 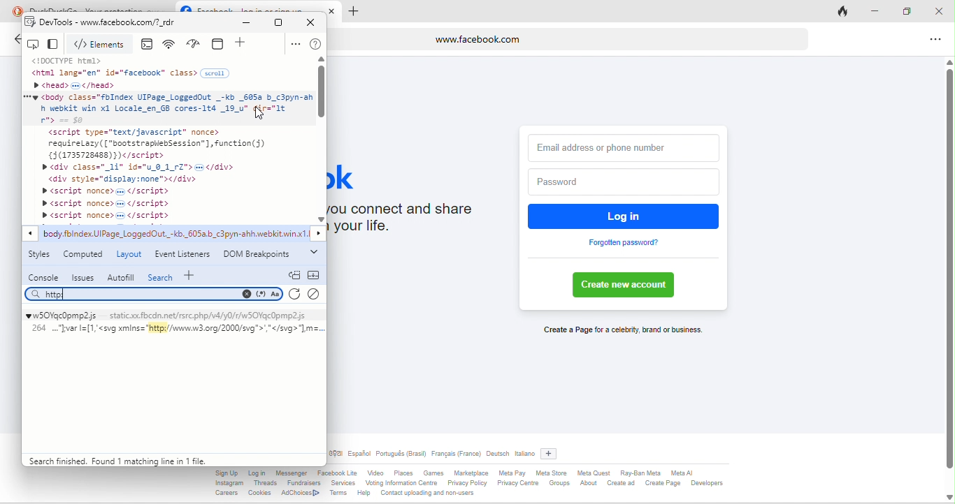 What do you see at coordinates (181, 253) in the screenshot?
I see `event listeners` at bounding box center [181, 253].